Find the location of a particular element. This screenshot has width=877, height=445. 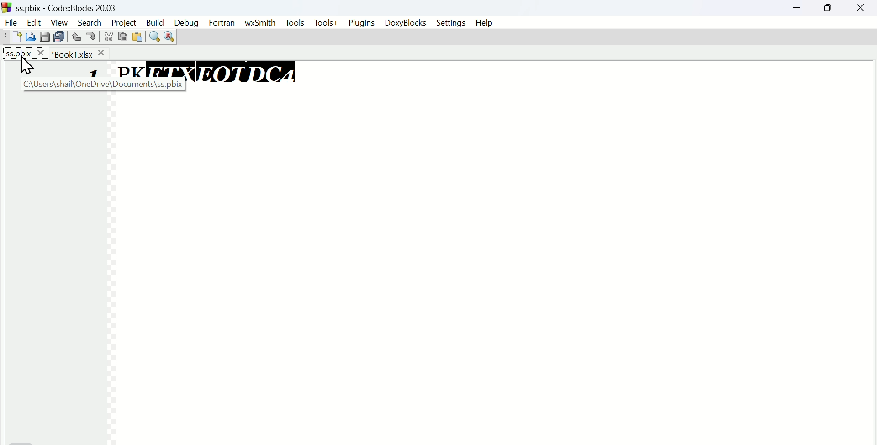

Paste is located at coordinates (59, 37).